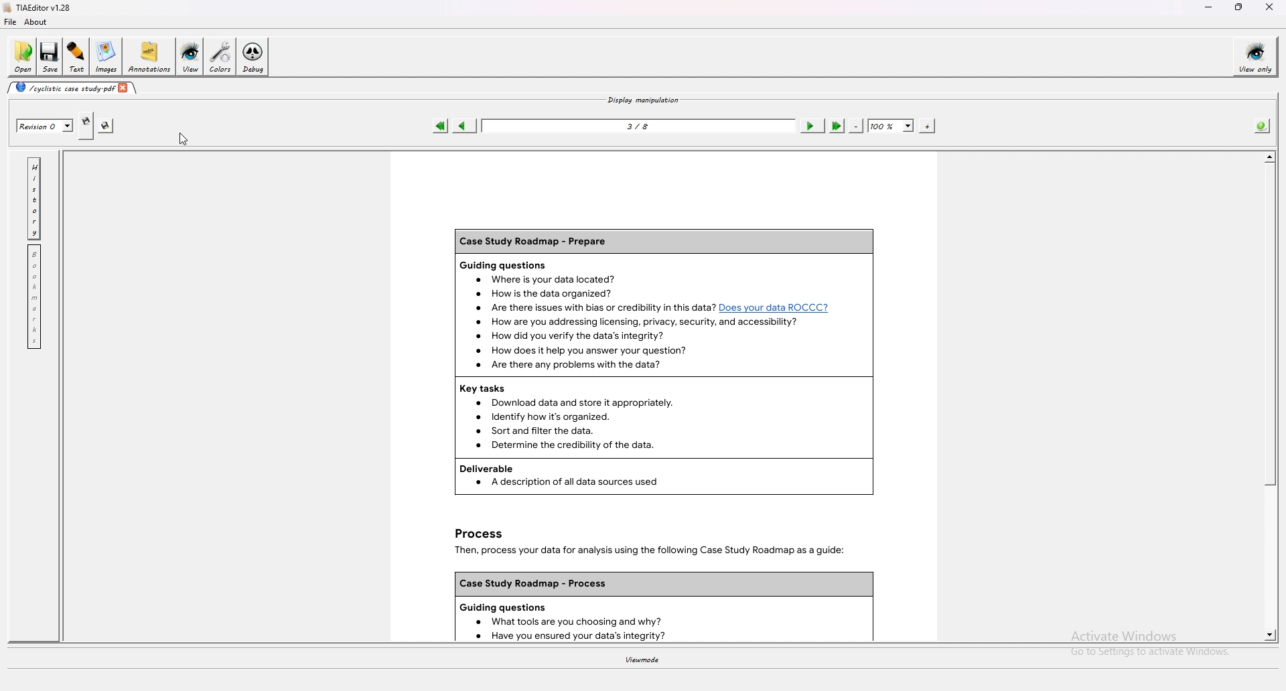 The width and height of the screenshot is (1286, 691). I want to click on revision 0, so click(44, 126).